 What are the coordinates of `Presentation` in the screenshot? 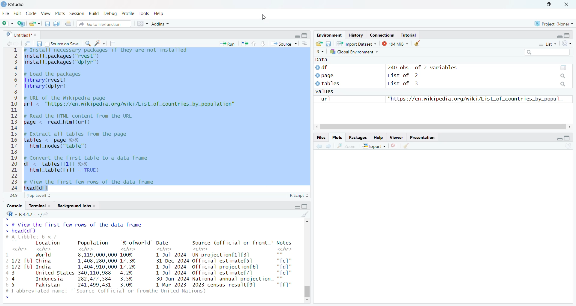 It's located at (422, 137).